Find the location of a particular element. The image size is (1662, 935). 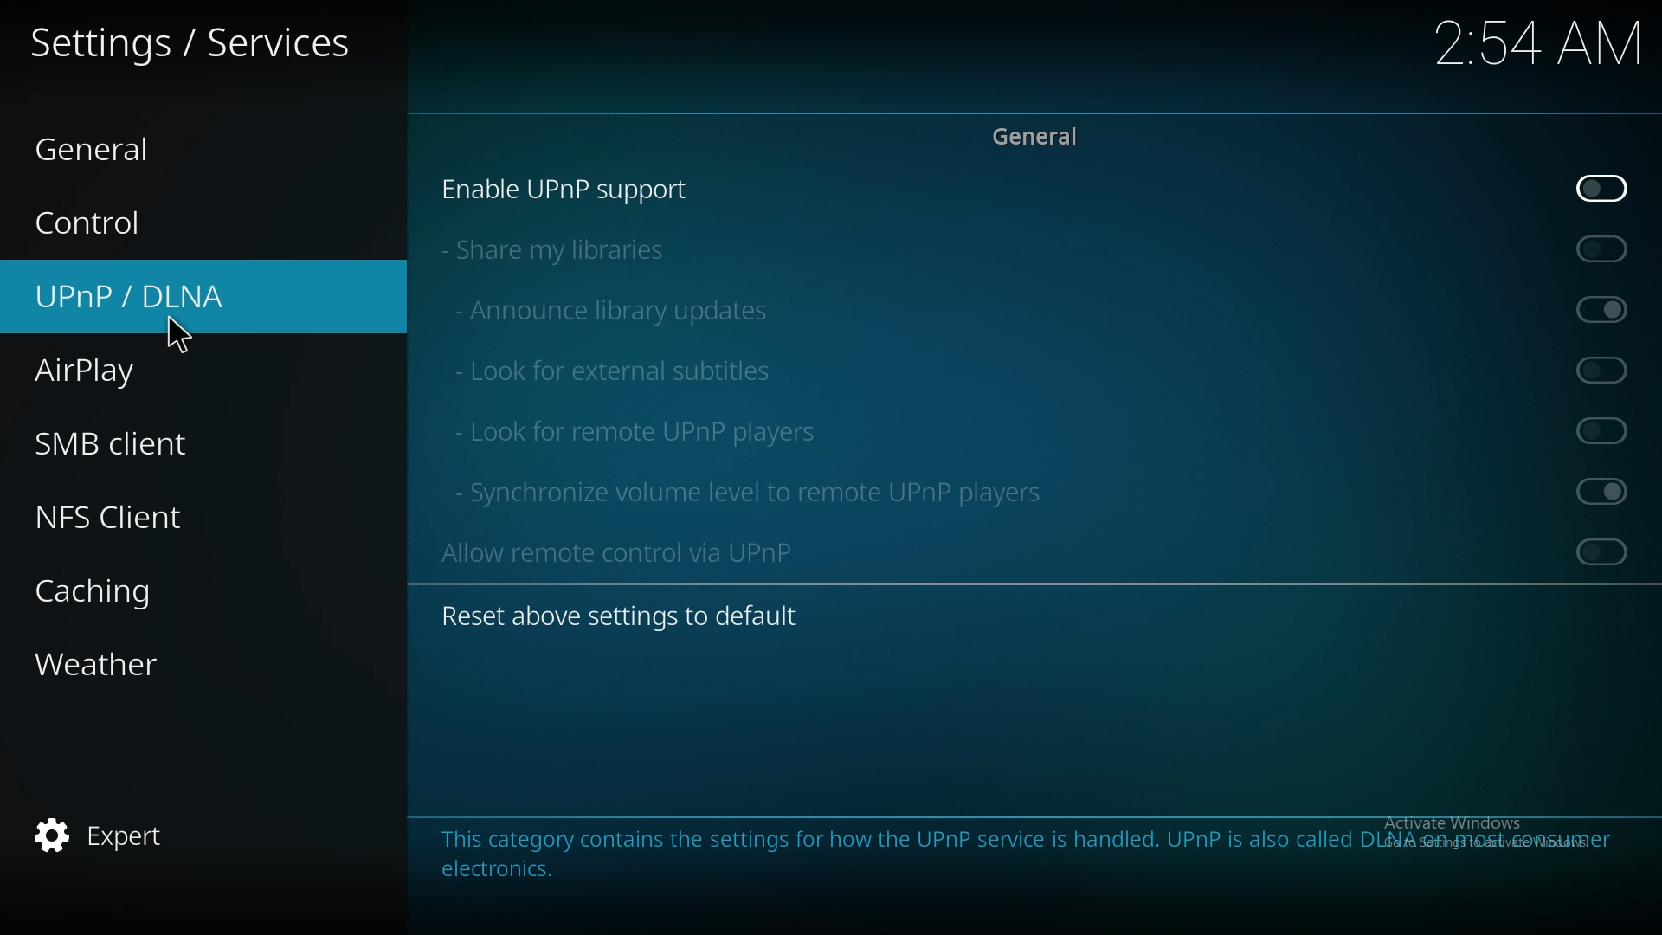

smb client is located at coordinates (138, 444).